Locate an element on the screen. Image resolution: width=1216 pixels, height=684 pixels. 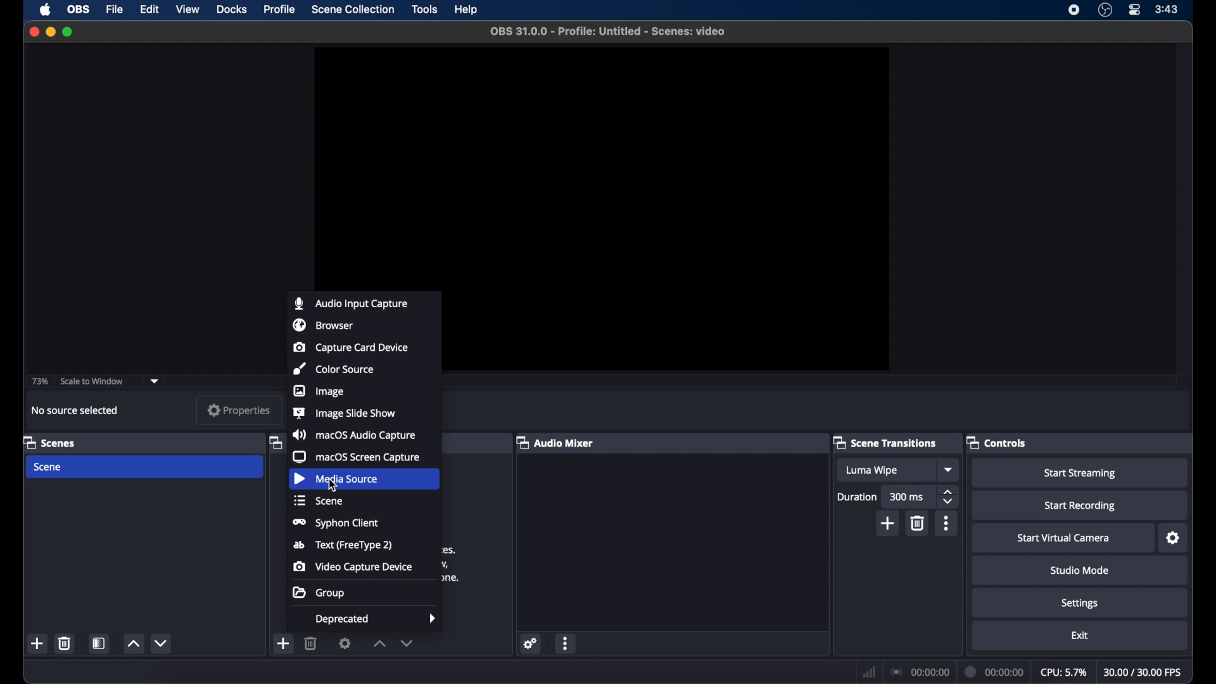
cpu: 5.7% is located at coordinates (1063, 673).